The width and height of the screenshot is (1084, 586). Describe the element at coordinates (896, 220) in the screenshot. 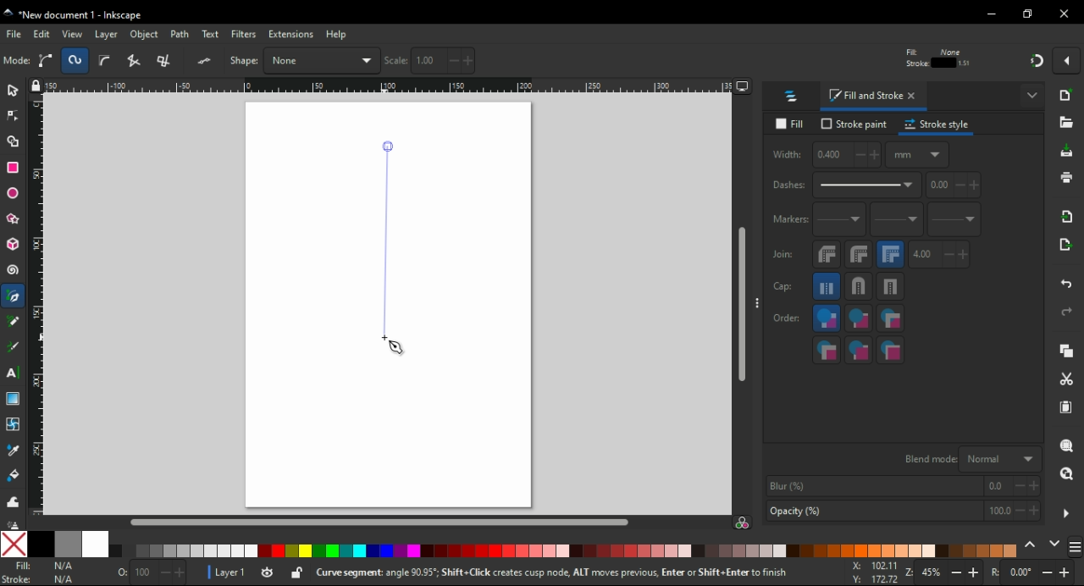

I see `mid markers` at that location.